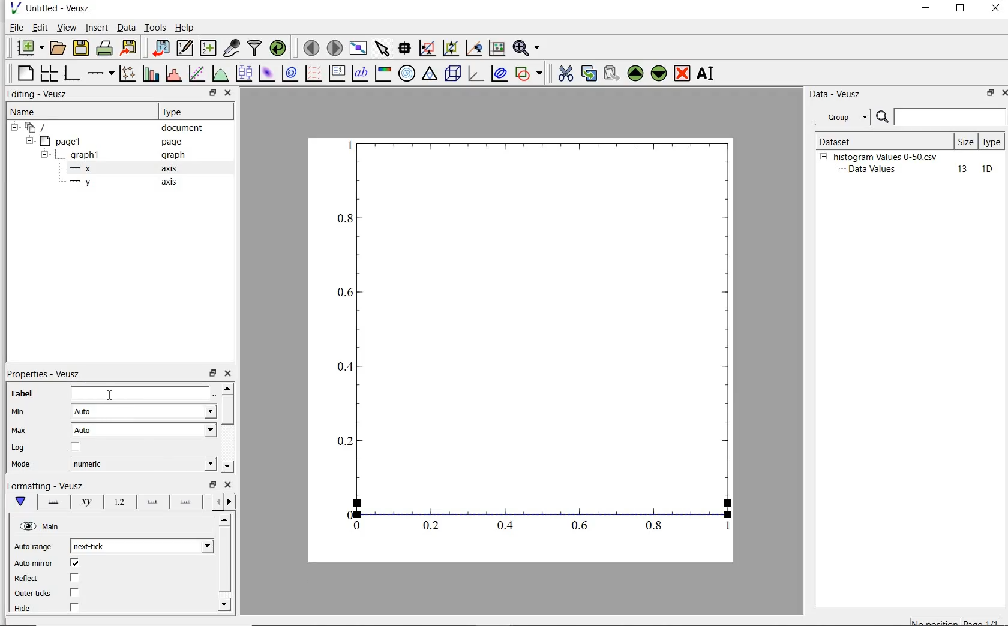 The height and width of the screenshot is (626, 1008). I want to click on import data into veusz, so click(163, 48).